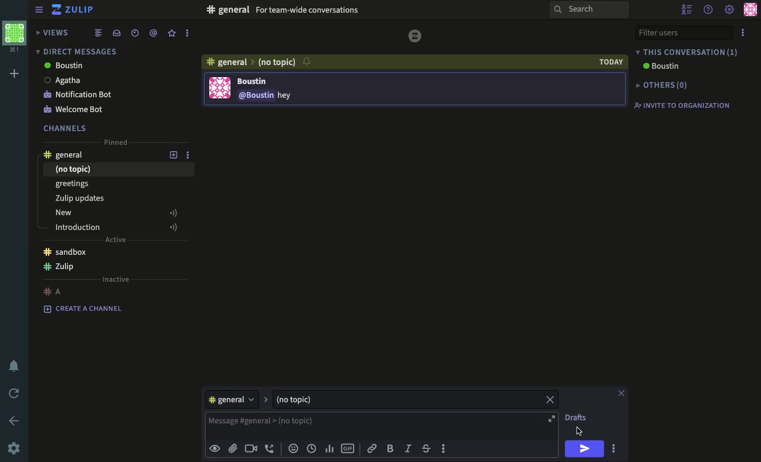 The image size is (761, 462). Describe the element at coordinates (576, 417) in the screenshot. I see `drafts` at that location.